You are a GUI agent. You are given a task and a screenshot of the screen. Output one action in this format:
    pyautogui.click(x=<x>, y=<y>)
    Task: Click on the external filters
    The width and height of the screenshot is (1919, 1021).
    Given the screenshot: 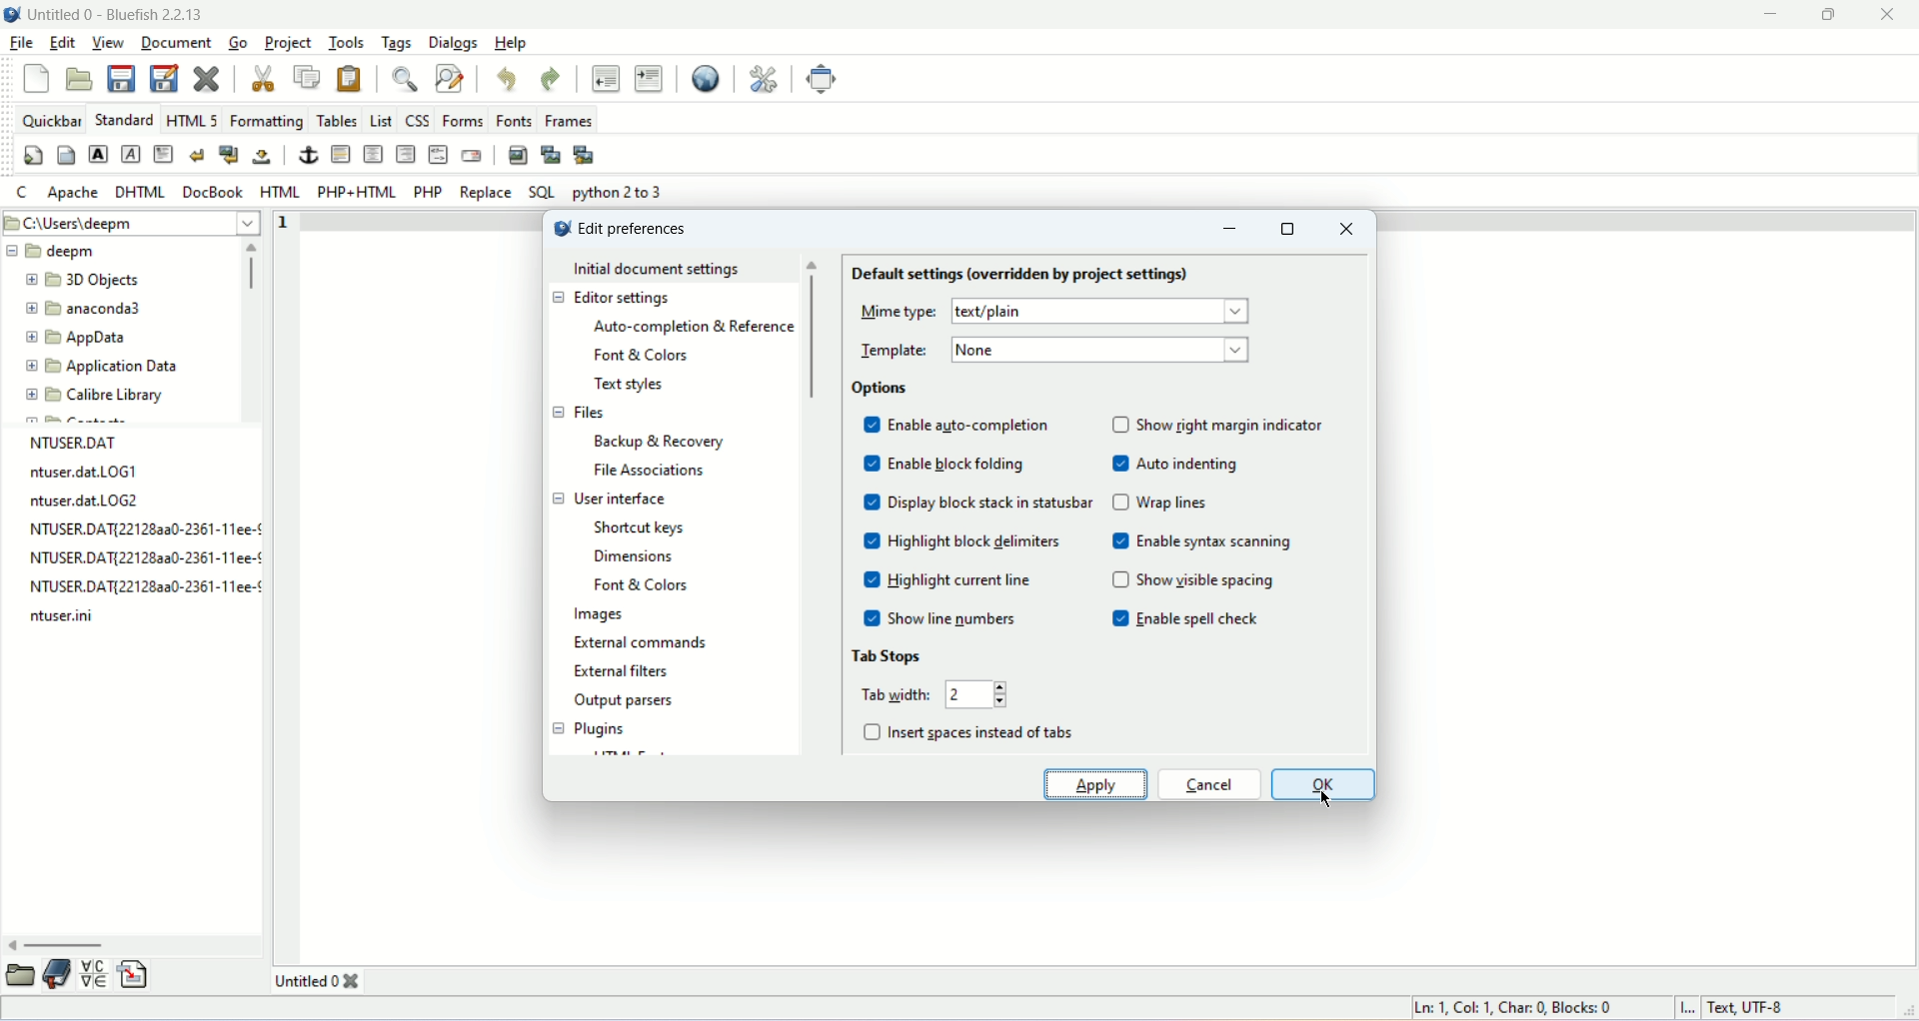 What is the action you would take?
    pyautogui.click(x=623, y=670)
    